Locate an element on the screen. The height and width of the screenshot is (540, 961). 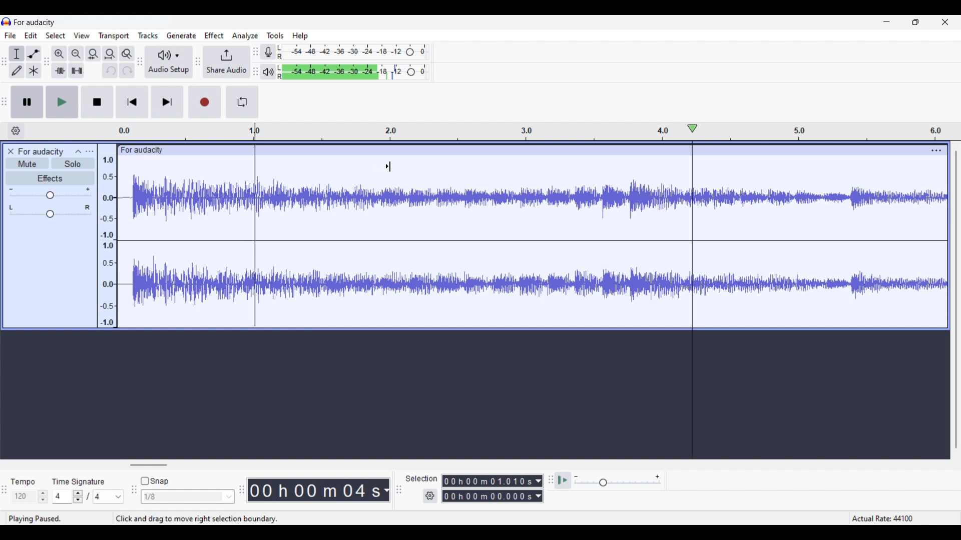
Skip/Select to end is located at coordinates (167, 102).